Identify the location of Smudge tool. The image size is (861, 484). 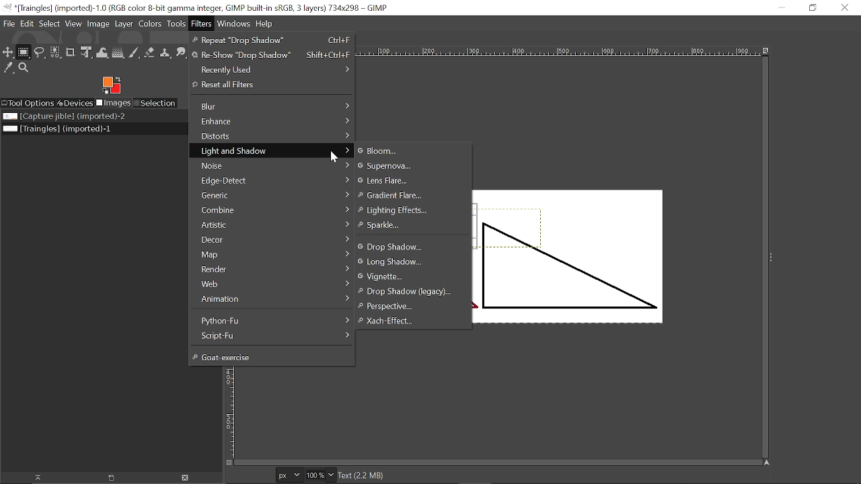
(182, 54).